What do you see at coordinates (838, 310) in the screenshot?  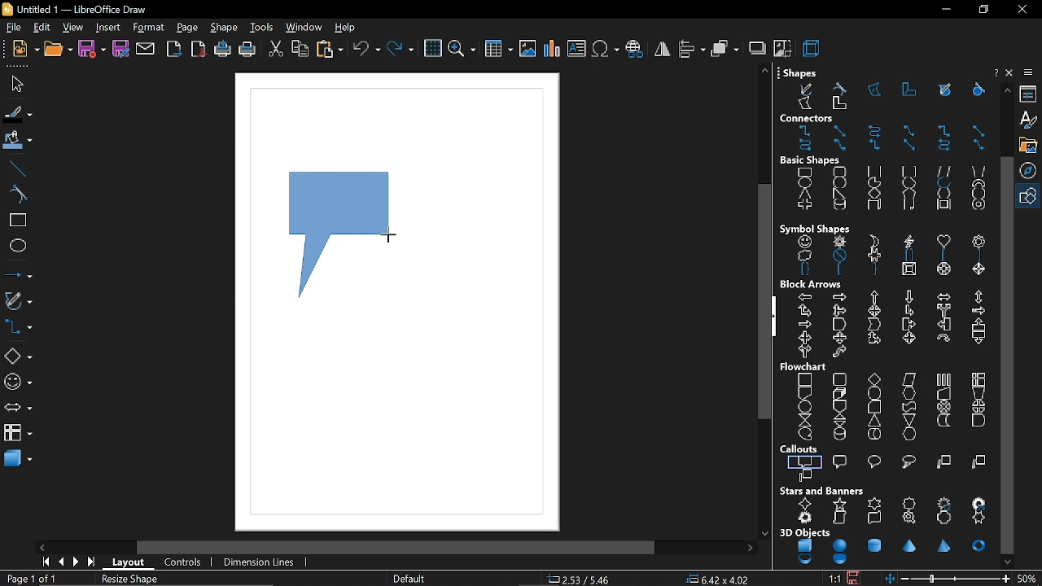 I see `up, right and down arrow` at bounding box center [838, 310].